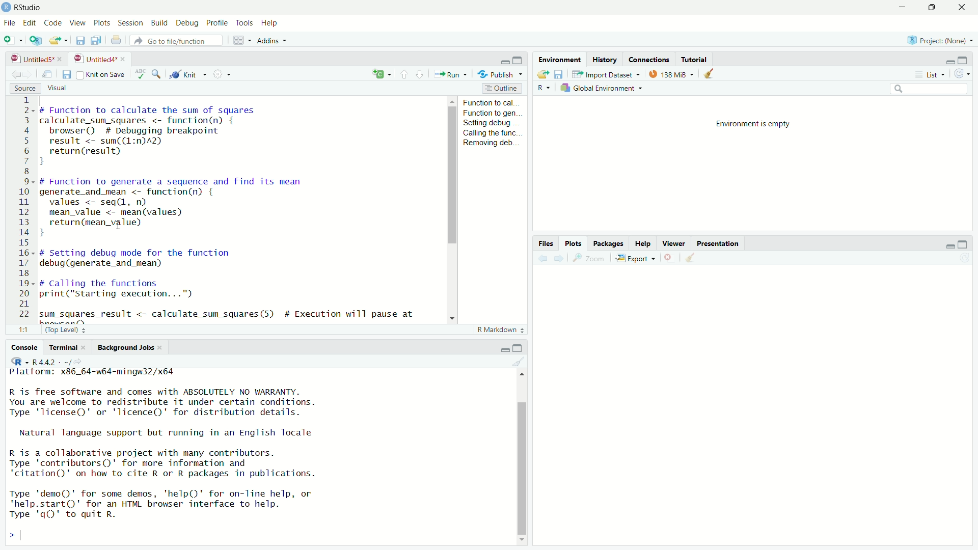  What do you see at coordinates (9, 23) in the screenshot?
I see `File` at bounding box center [9, 23].